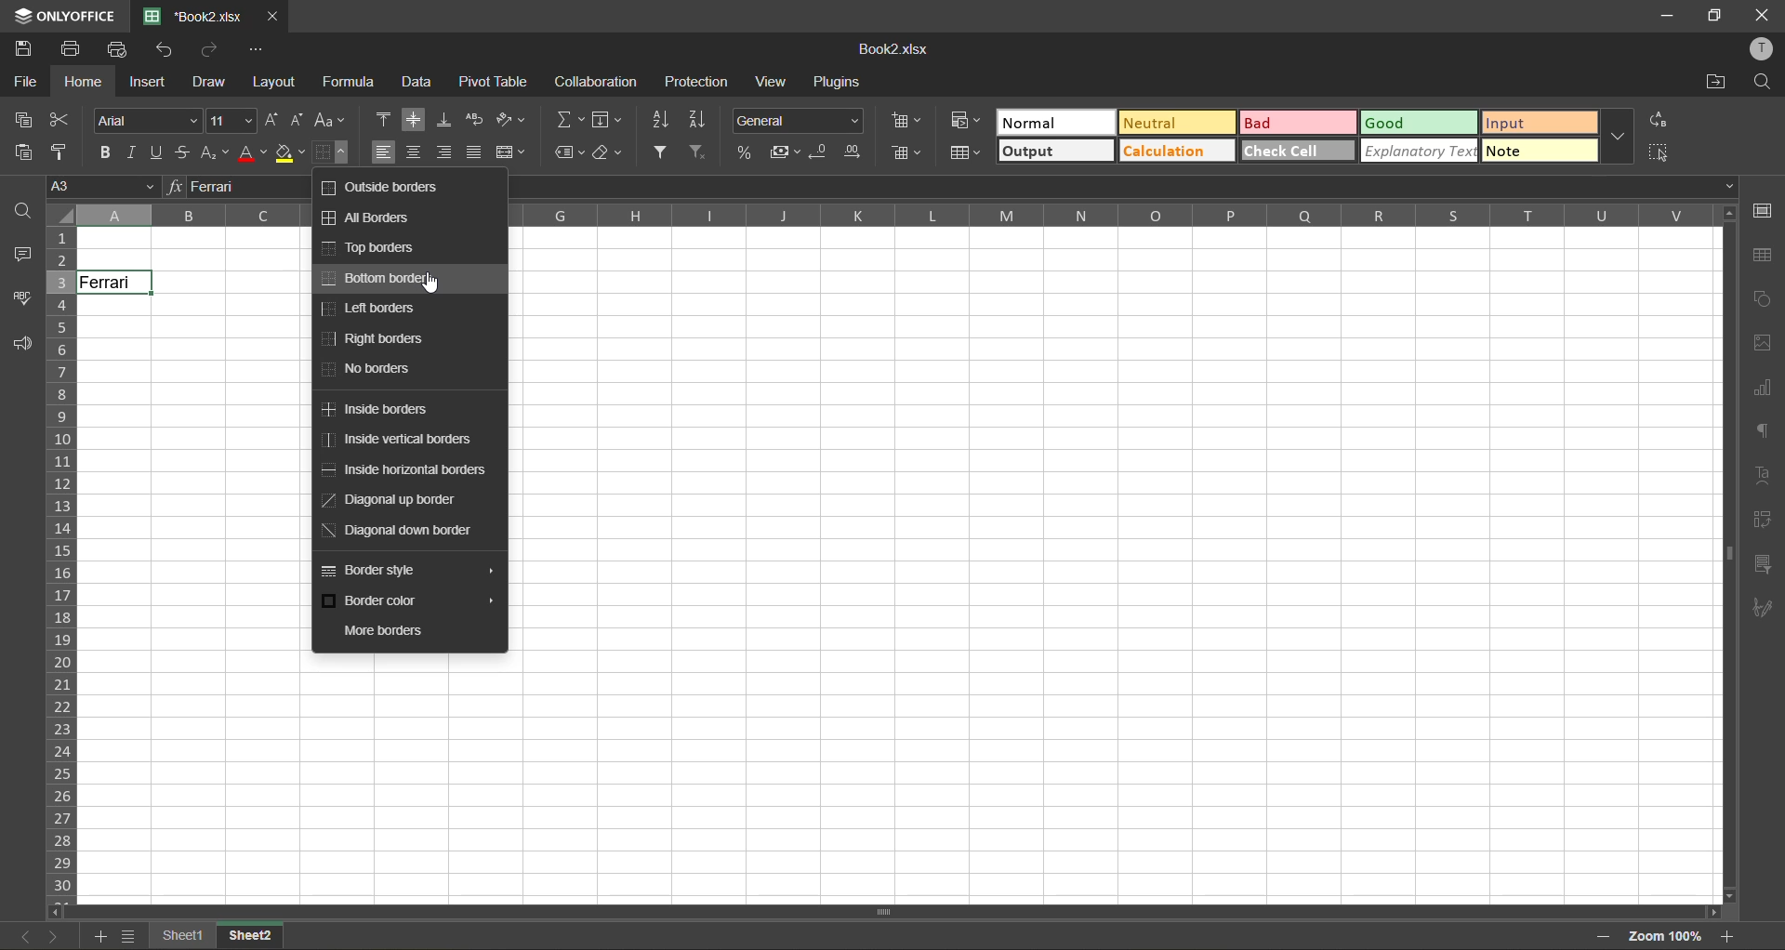 The width and height of the screenshot is (1785, 950). I want to click on inside borders, so click(377, 410).